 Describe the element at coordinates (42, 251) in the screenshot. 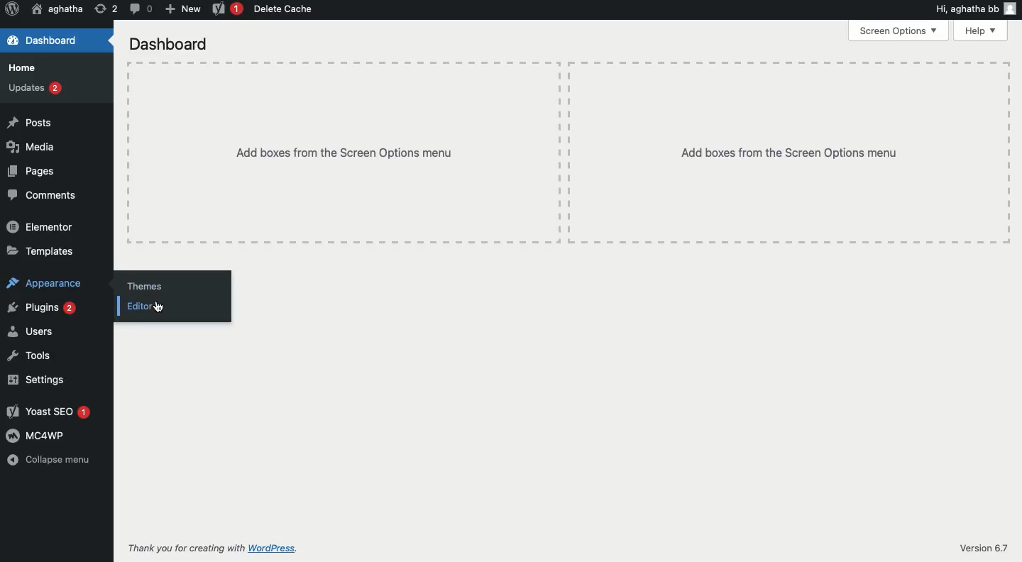

I see `Templates` at that location.